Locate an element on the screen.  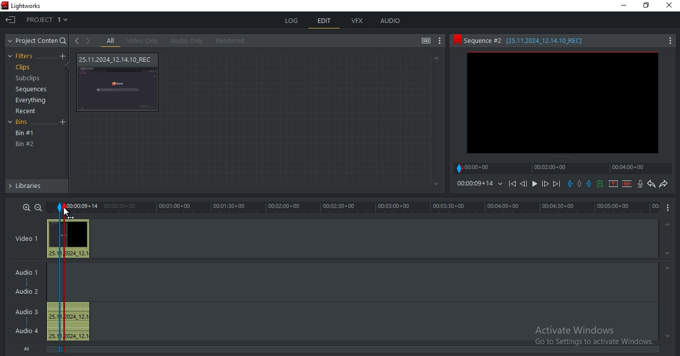
clip is located at coordinates (562, 103).